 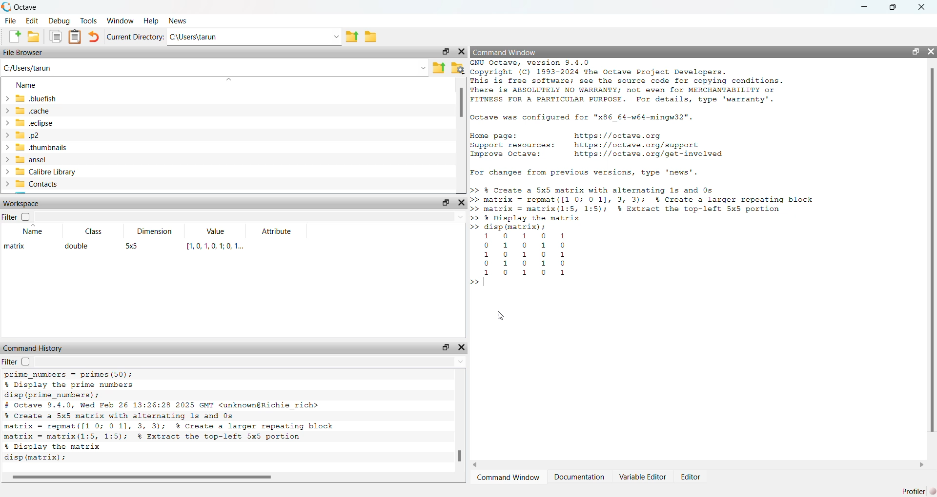 I want to click on >>, so click(x=473, y=282).